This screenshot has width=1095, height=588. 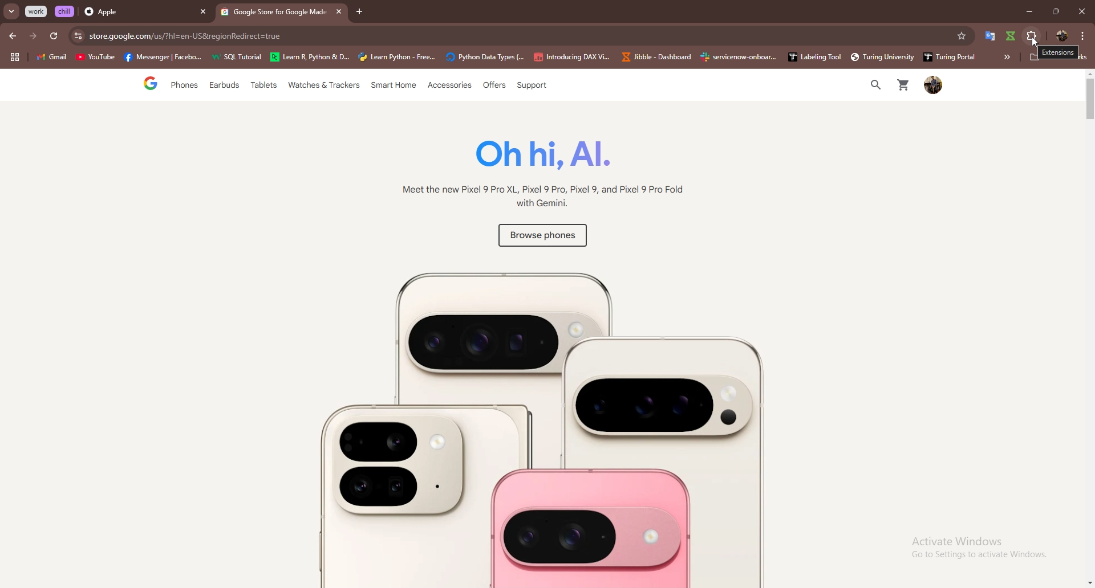 What do you see at coordinates (66, 11) in the screenshot?
I see `chill` at bounding box center [66, 11].